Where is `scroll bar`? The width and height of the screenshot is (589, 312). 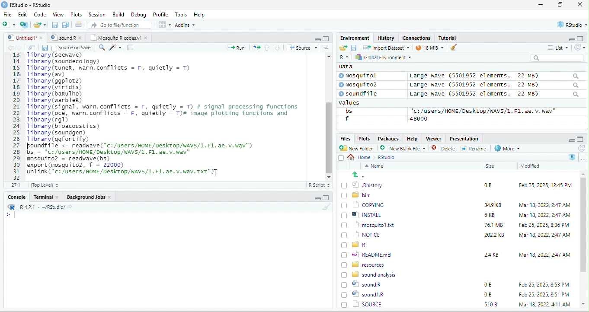 scroll bar is located at coordinates (328, 115).